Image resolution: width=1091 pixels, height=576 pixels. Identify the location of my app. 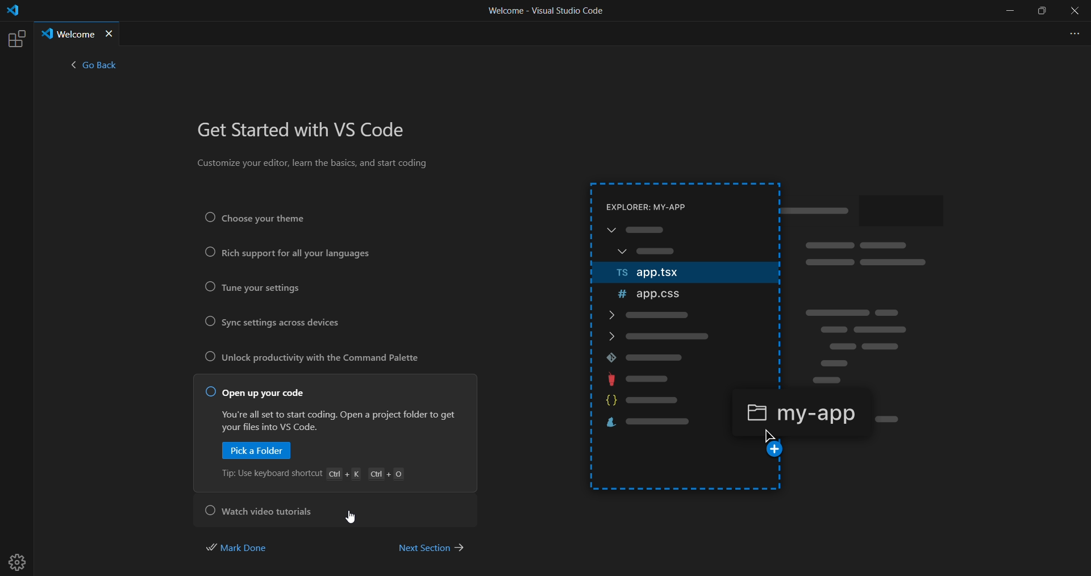
(799, 411).